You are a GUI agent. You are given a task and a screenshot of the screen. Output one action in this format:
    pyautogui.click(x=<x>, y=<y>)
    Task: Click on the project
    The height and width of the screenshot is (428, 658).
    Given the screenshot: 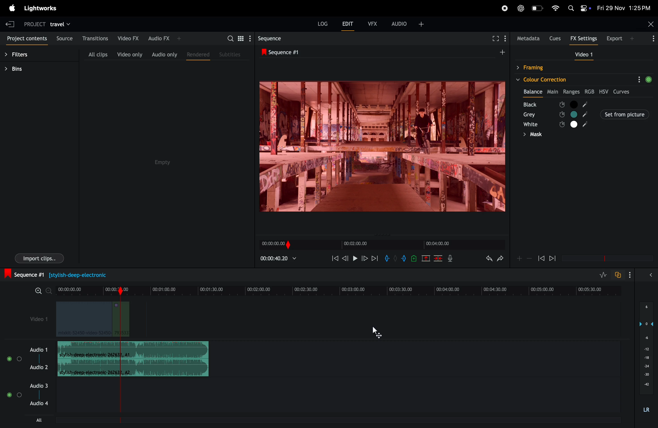 What is the action you would take?
    pyautogui.click(x=33, y=24)
    